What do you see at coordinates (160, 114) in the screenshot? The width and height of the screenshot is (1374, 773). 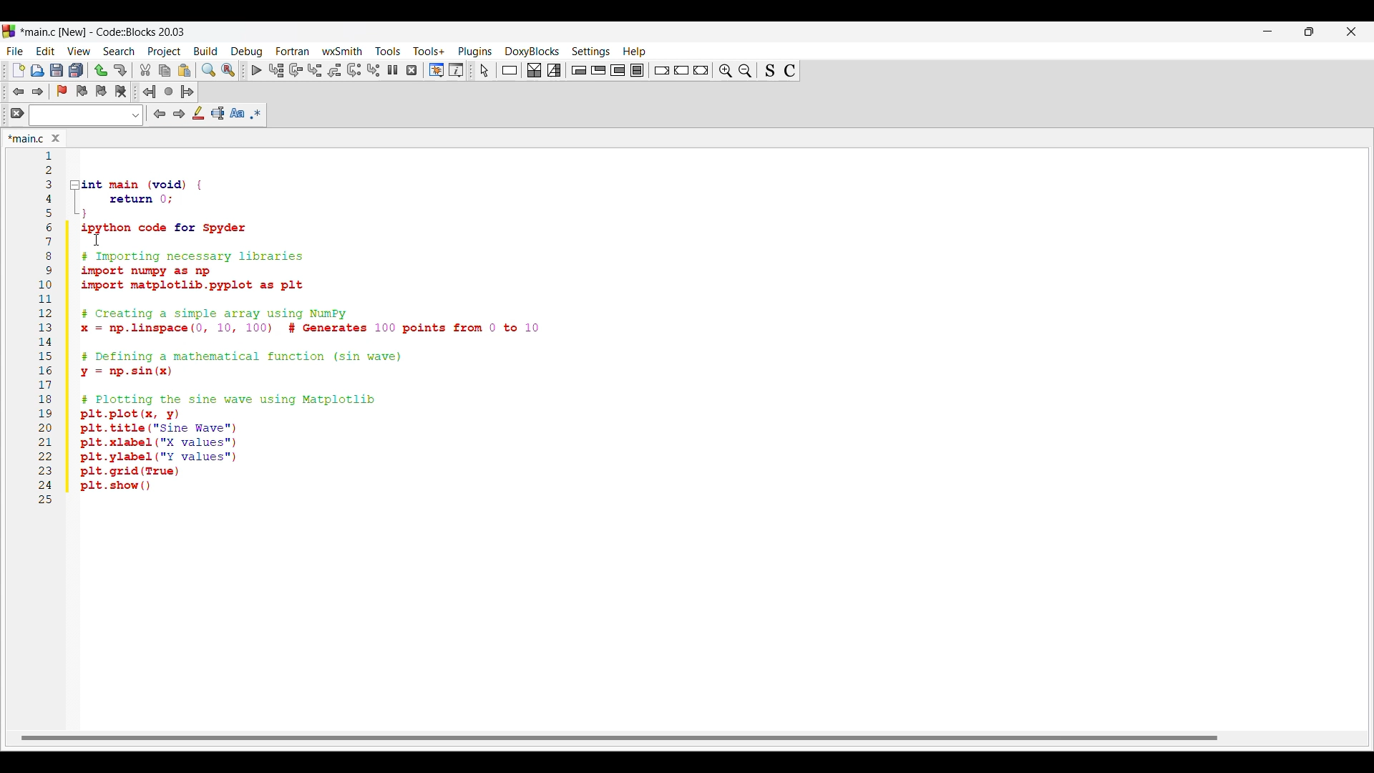 I see `Previous` at bounding box center [160, 114].